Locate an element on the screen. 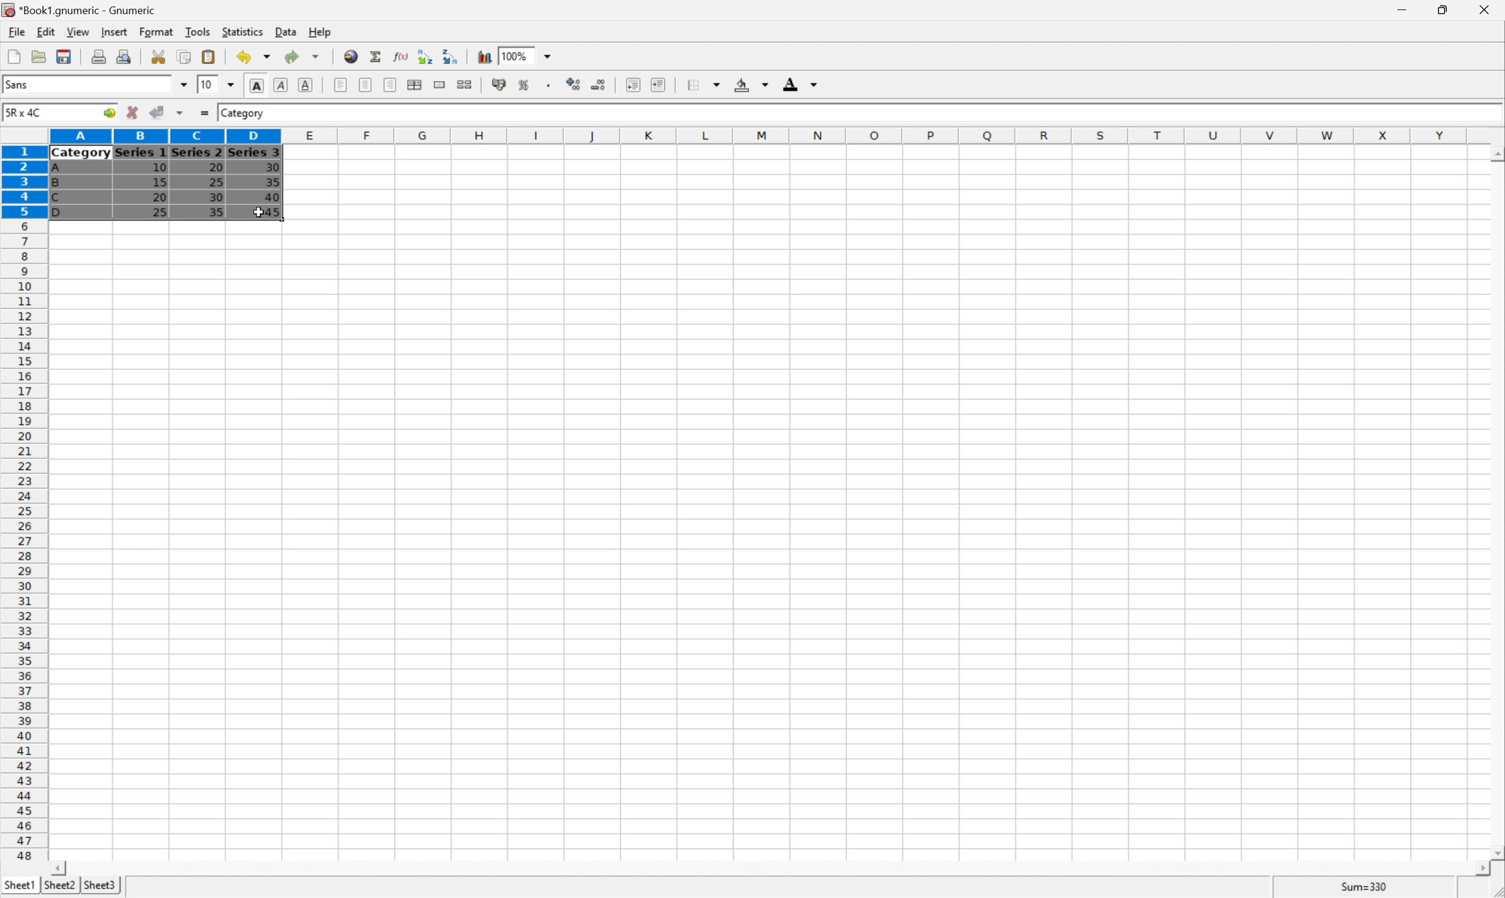 Image resolution: width=1505 pixels, height=898 pixels. Drop Down is located at coordinates (231, 85).